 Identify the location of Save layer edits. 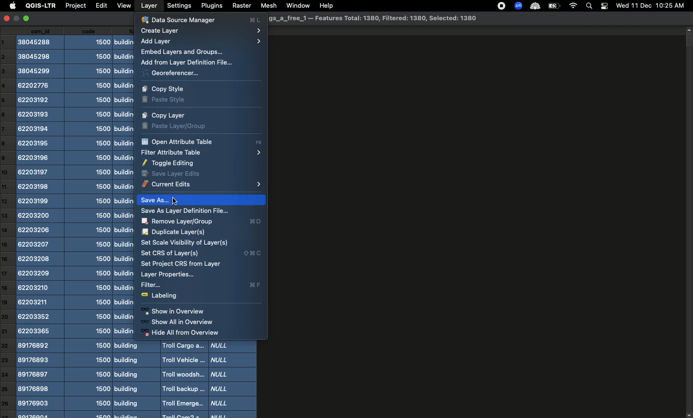
(171, 173).